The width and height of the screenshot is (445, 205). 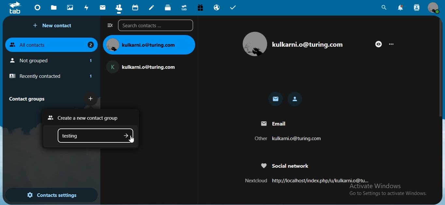 What do you see at coordinates (152, 7) in the screenshot?
I see `notes` at bounding box center [152, 7].